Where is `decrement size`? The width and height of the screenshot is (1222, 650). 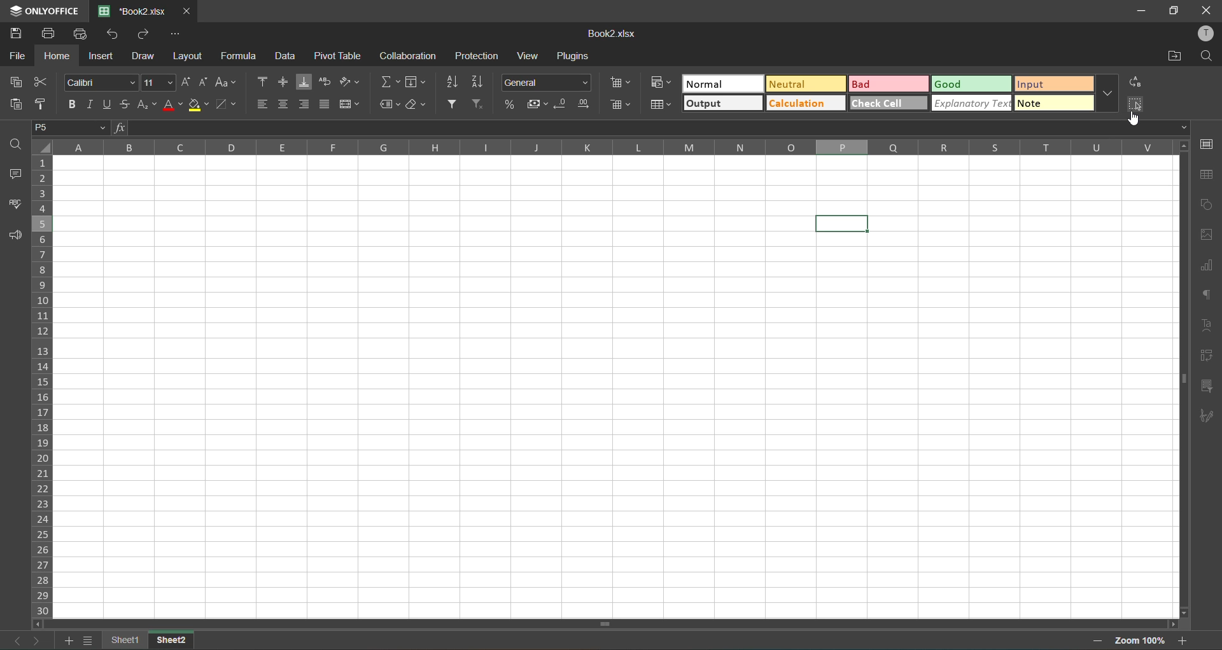 decrement size is located at coordinates (202, 83).